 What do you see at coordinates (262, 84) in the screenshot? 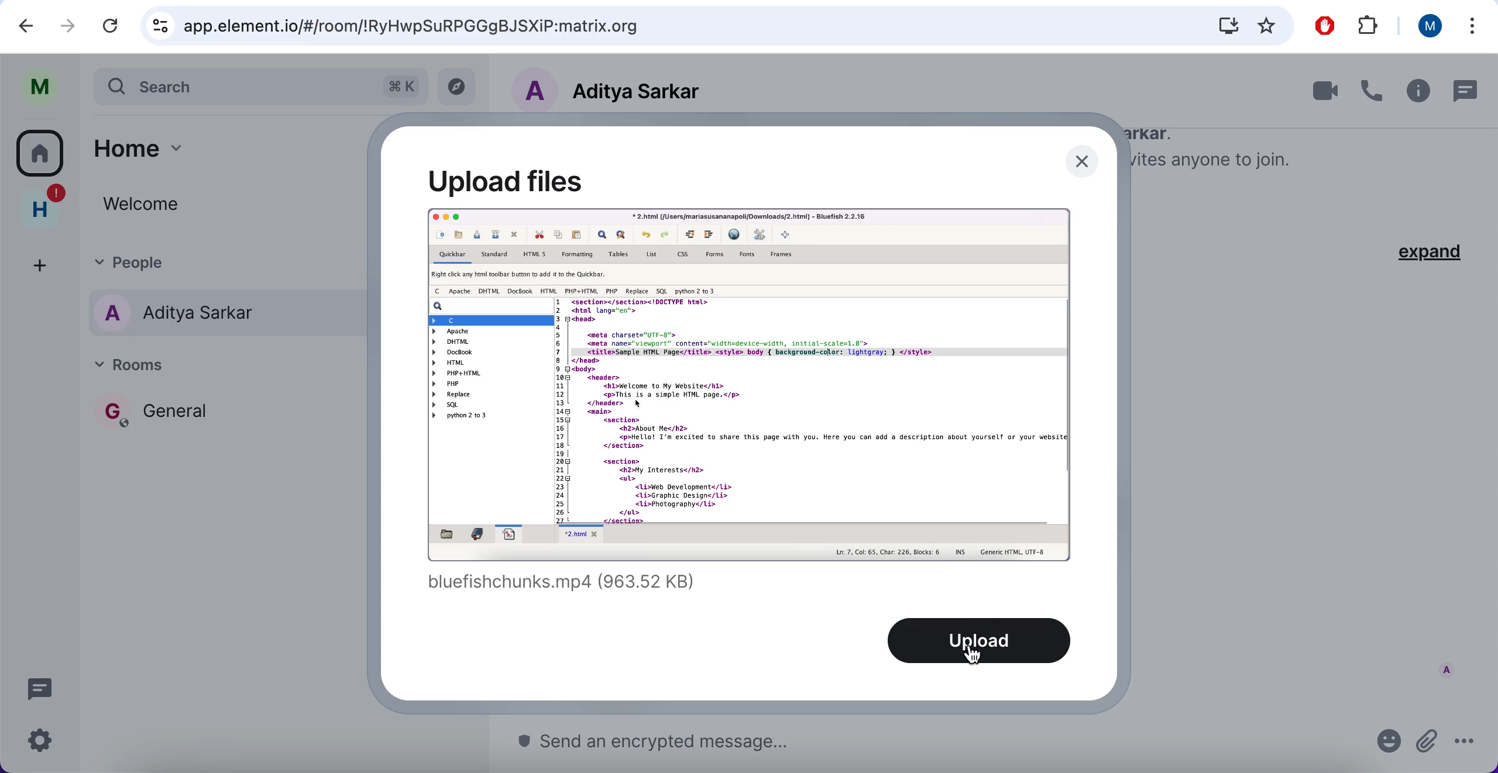
I see `search` at bounding box center [262, 84].